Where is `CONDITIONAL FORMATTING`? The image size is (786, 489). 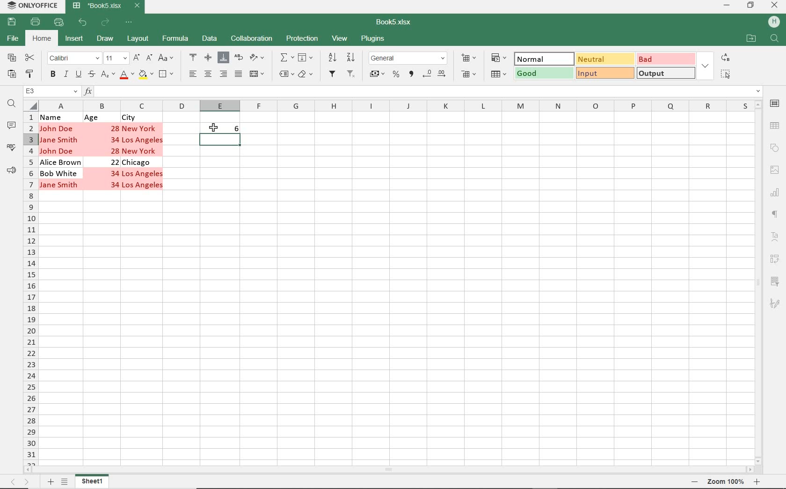 CONDITIONAL FORMATTING is located at coordinates (498, 58).